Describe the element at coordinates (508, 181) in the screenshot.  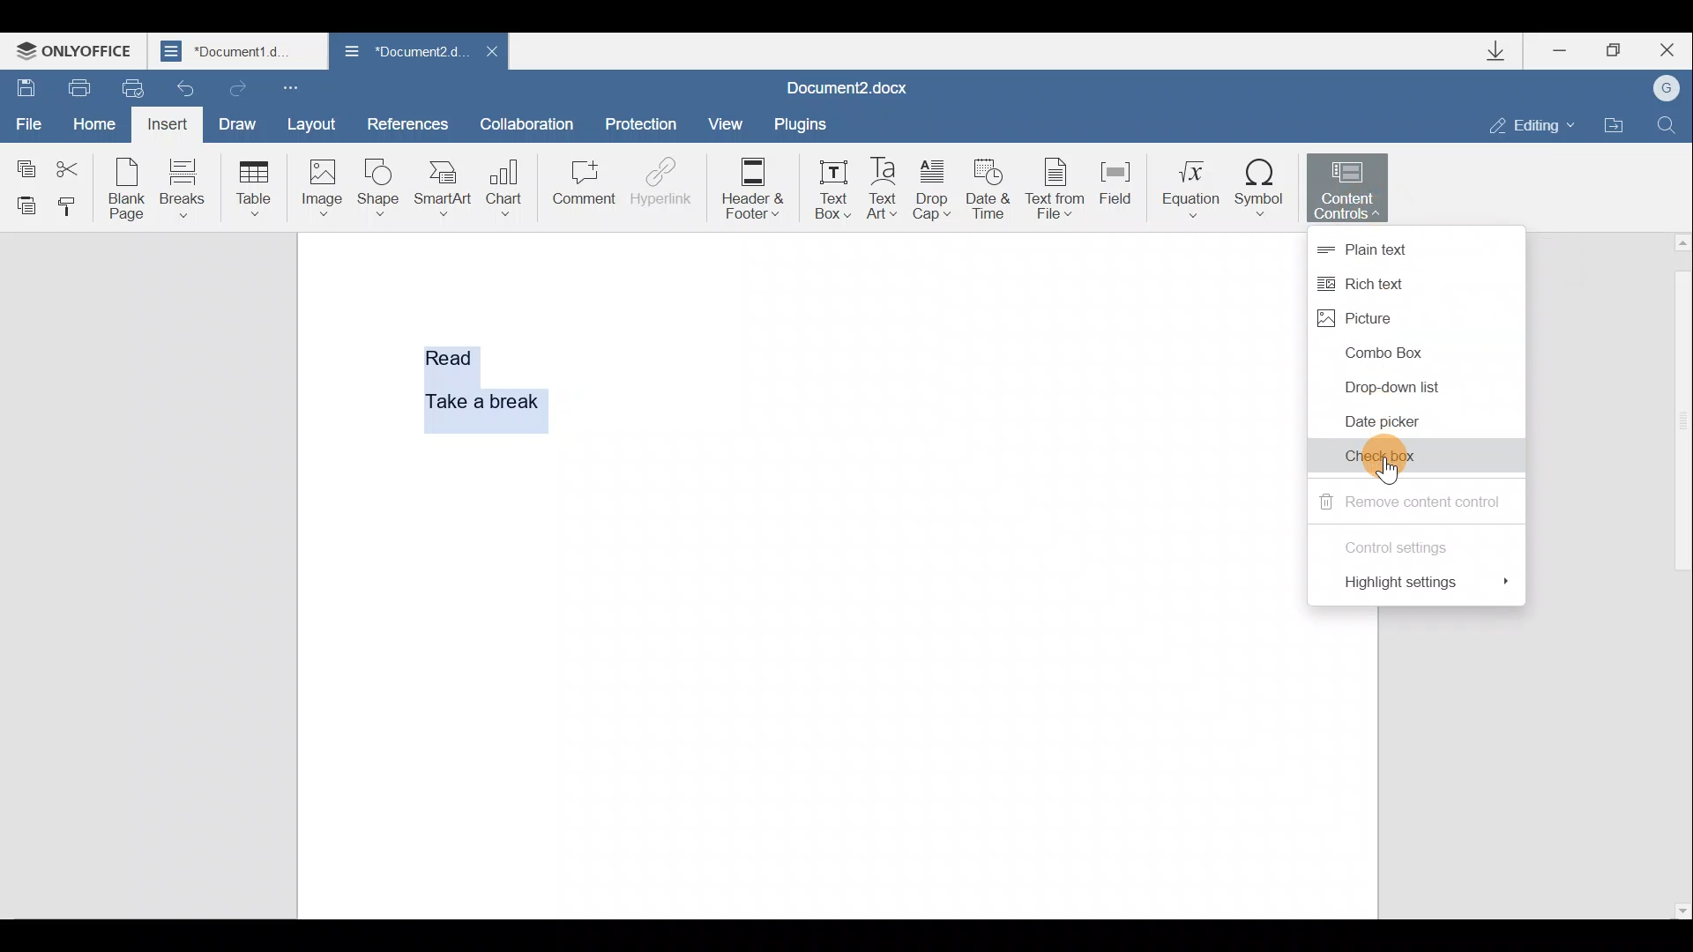
I see `Chart` at that location.